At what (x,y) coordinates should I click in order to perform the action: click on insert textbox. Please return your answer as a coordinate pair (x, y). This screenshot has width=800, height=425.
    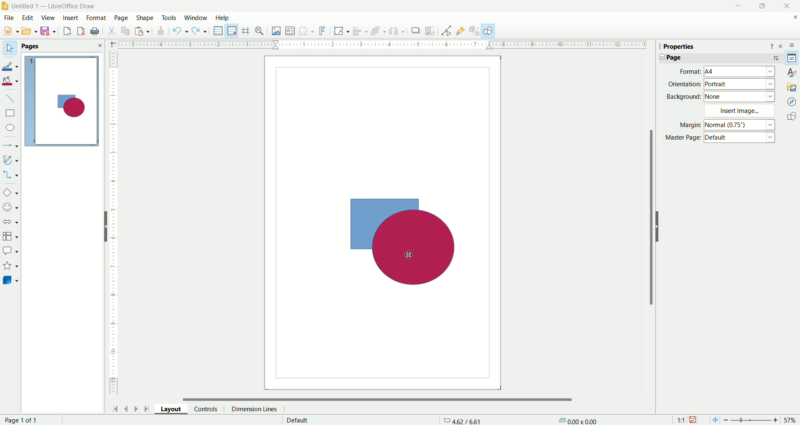
    Looking at the image, I should click on (290, 31).